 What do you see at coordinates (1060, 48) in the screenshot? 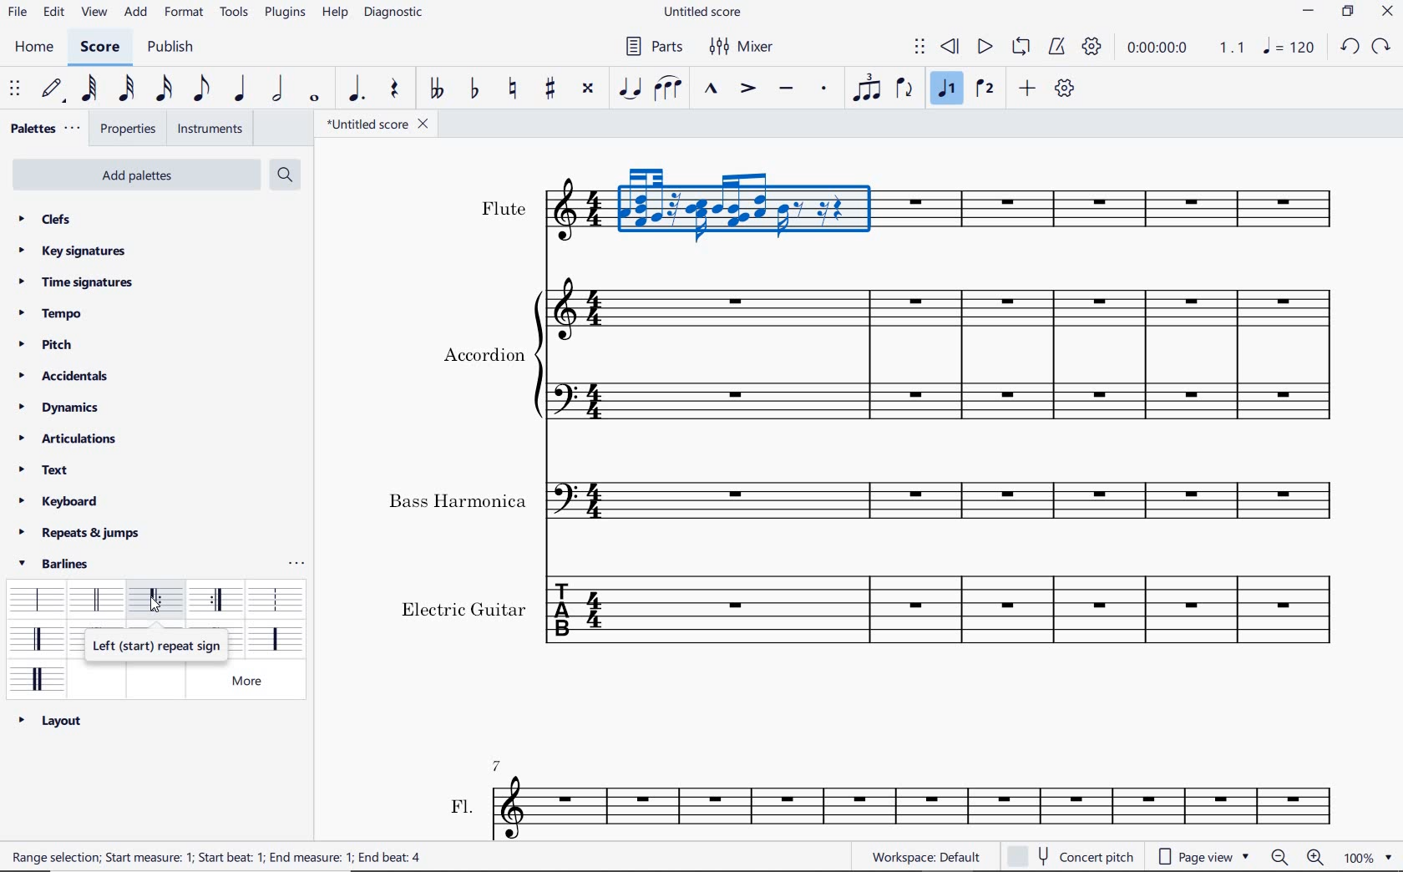
I see `metronome` at bounding box center [1060, 48].